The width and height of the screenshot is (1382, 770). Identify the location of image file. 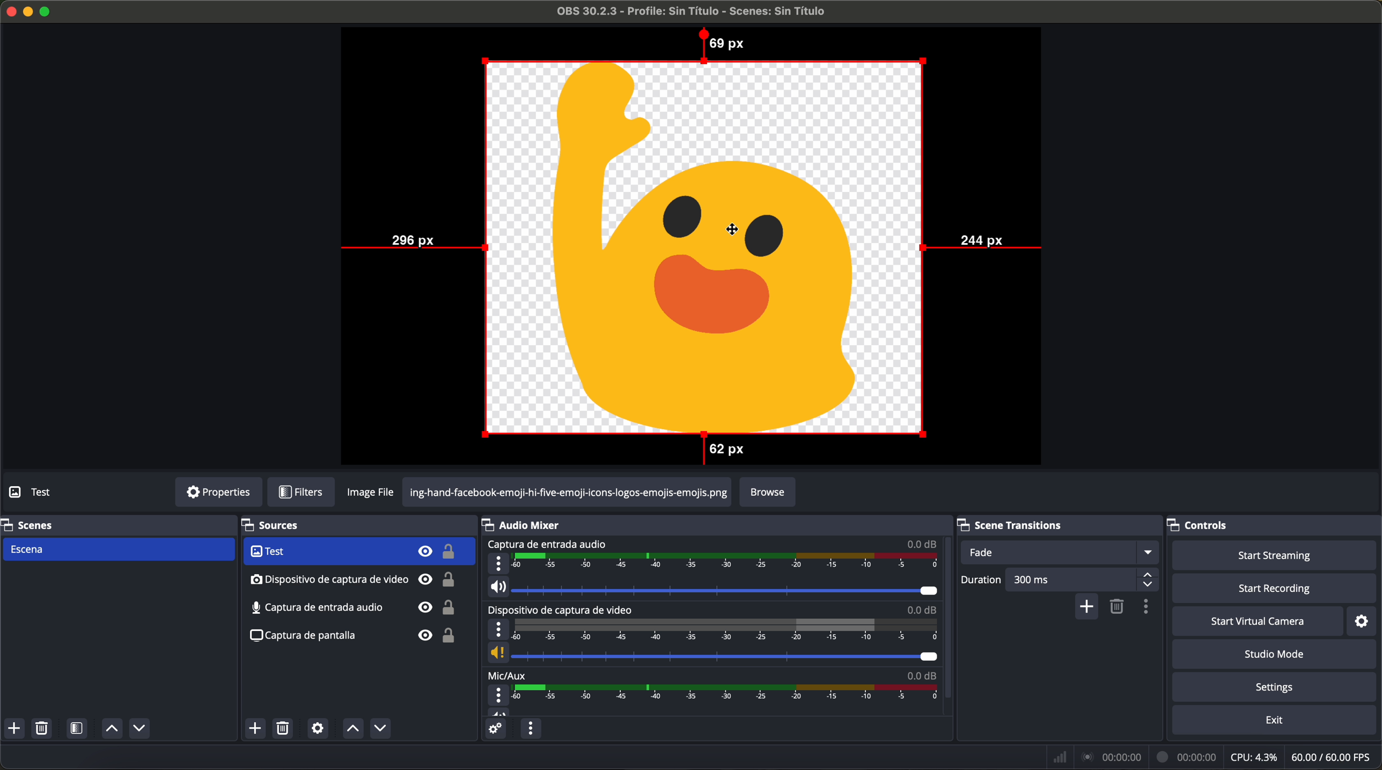
(373, 492).